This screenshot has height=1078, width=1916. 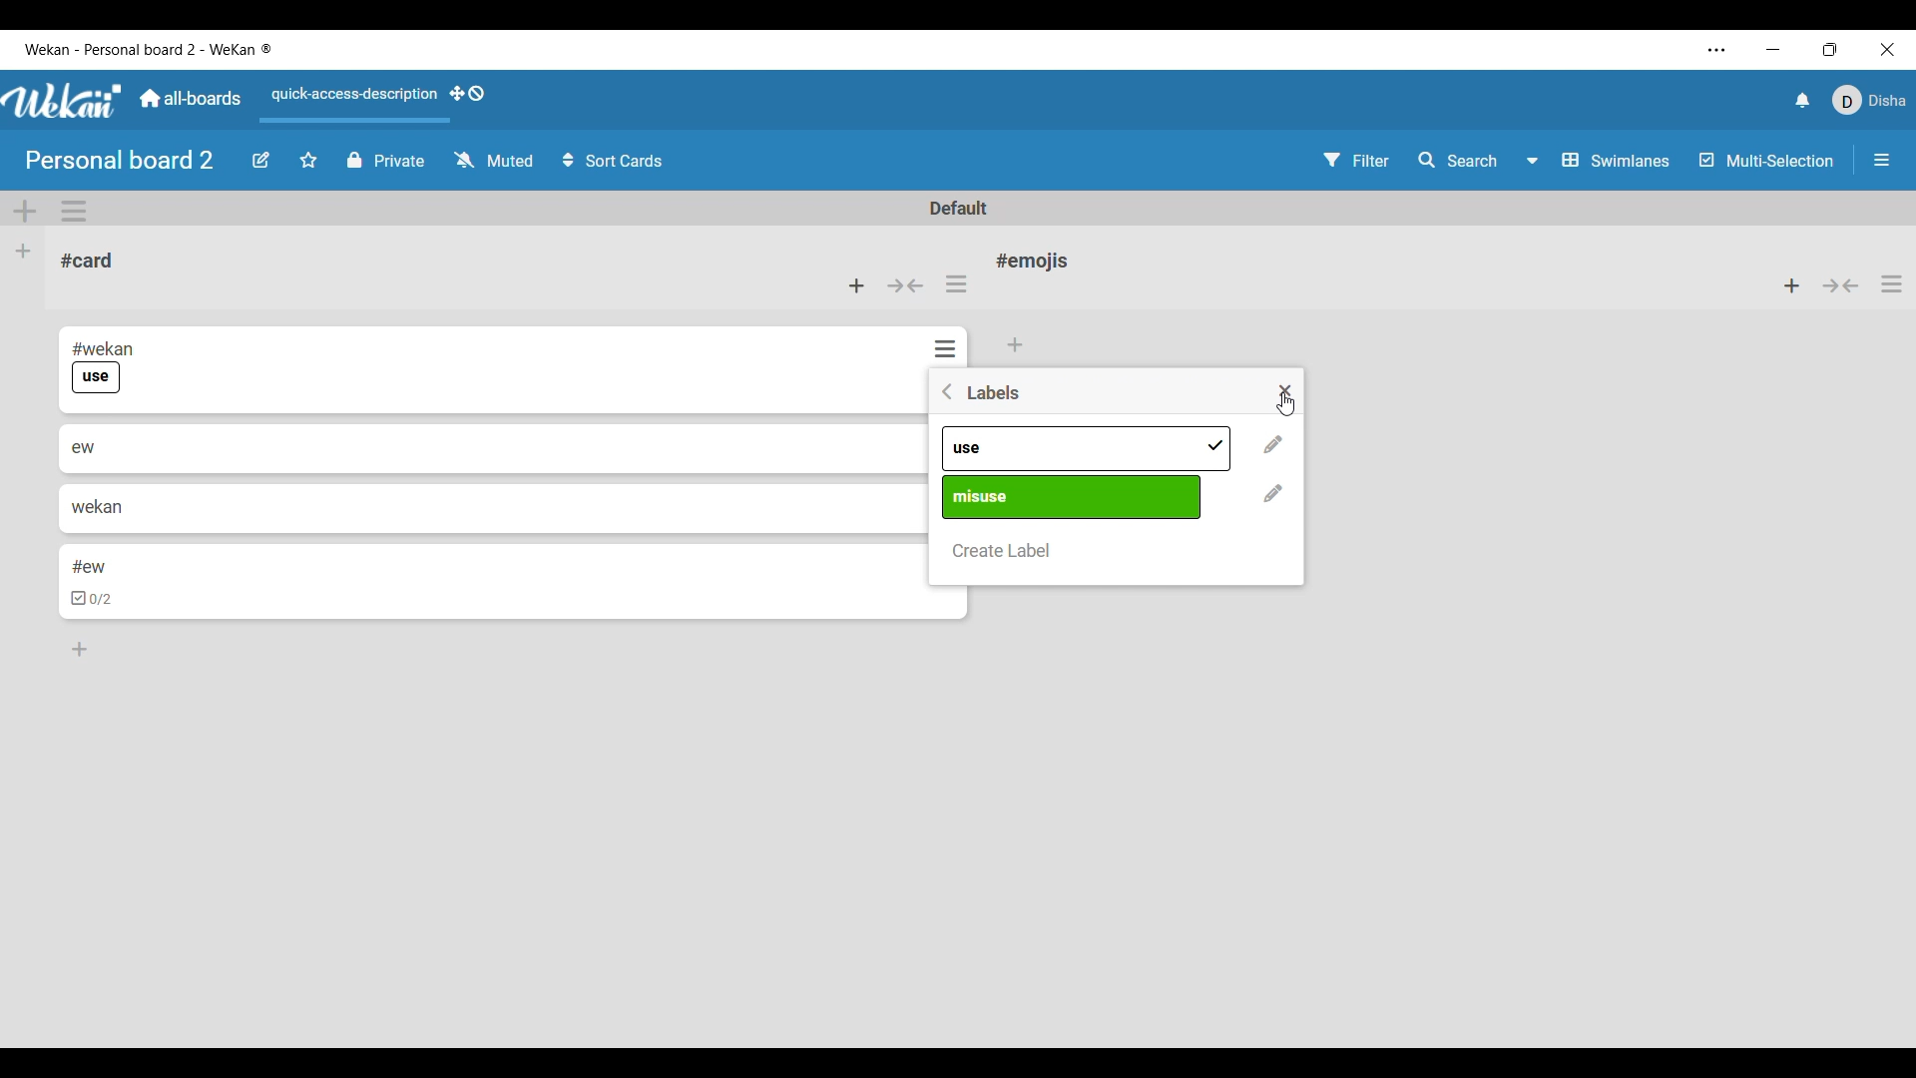 What do you see at coordinates (494, 159) in the screenshot?
I see `Watch options` at bounding box center [494, 159].